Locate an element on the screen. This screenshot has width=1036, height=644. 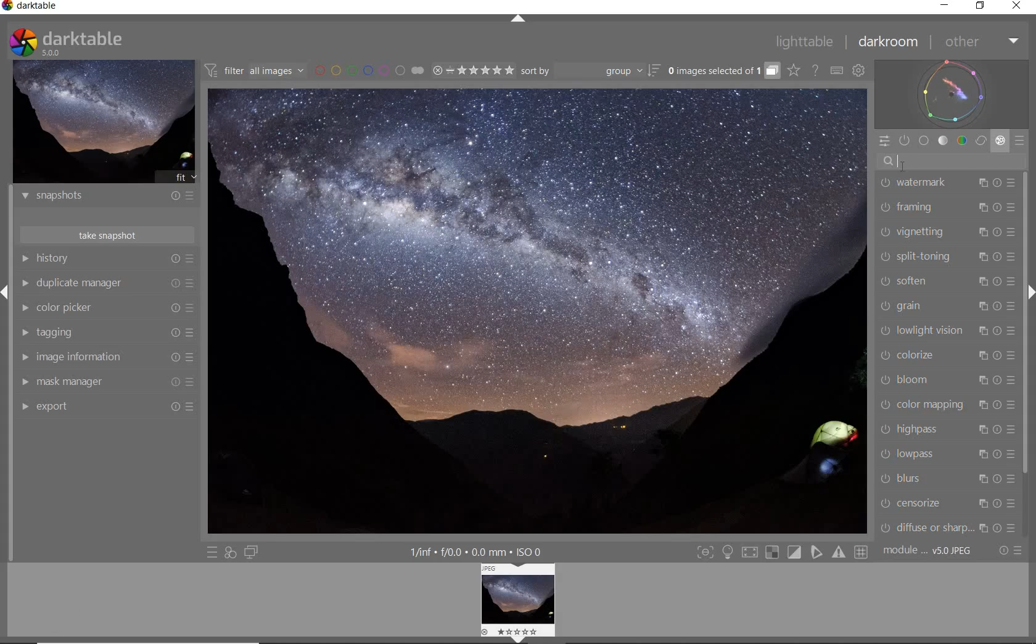
Reset is located at coordinates (173, 407).